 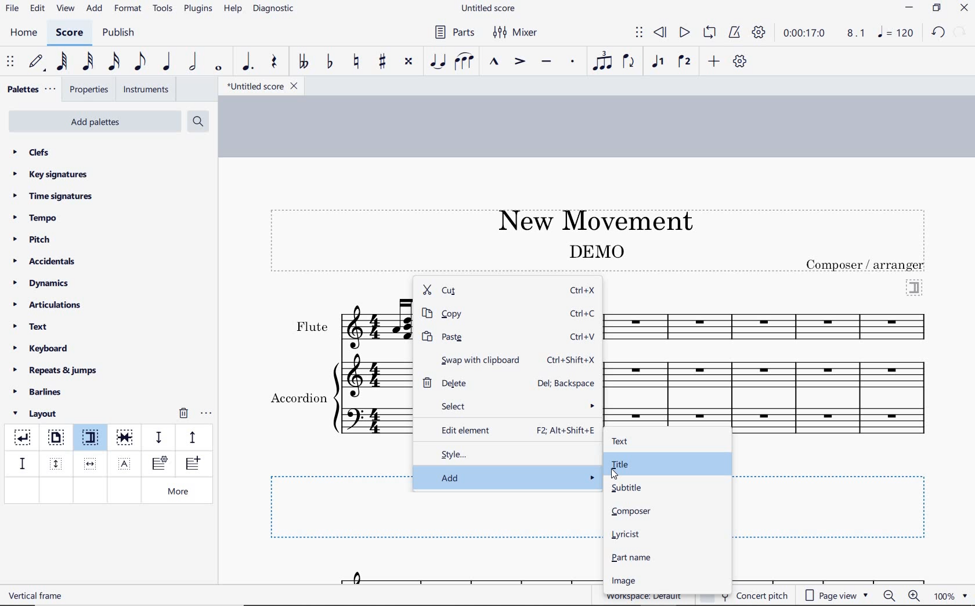 What do you see at coordinates (219, 68) in the screenshot?
I see `whole note` at bounding box center [219, 68].